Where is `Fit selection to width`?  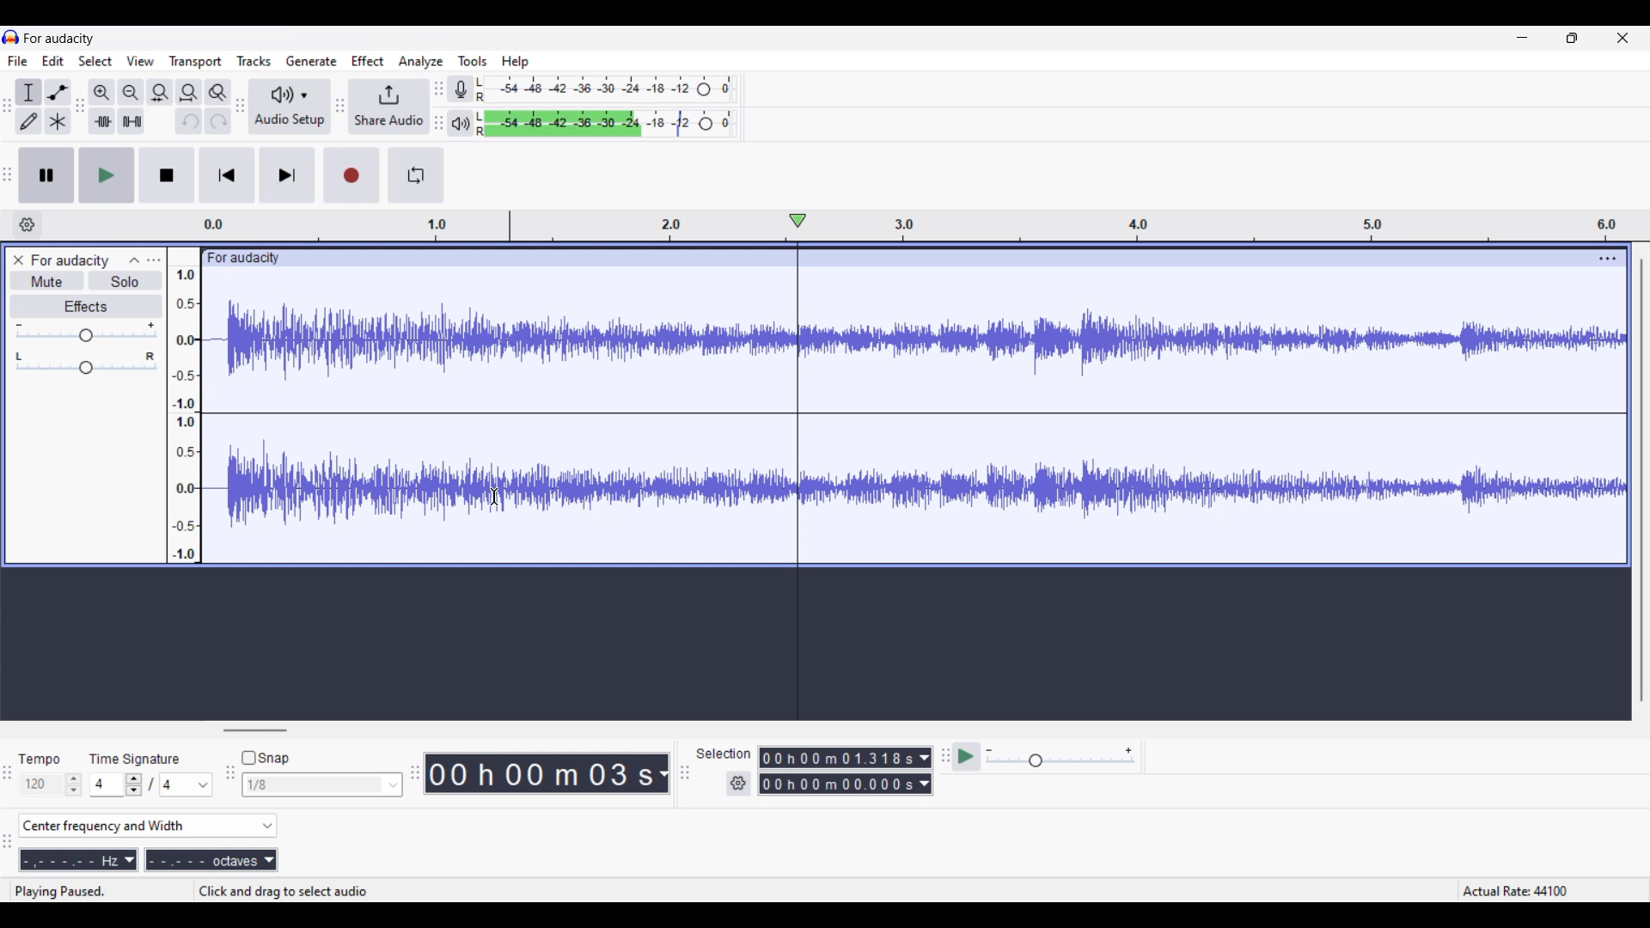
Fit selection to width is located at coordinates (160, 93).